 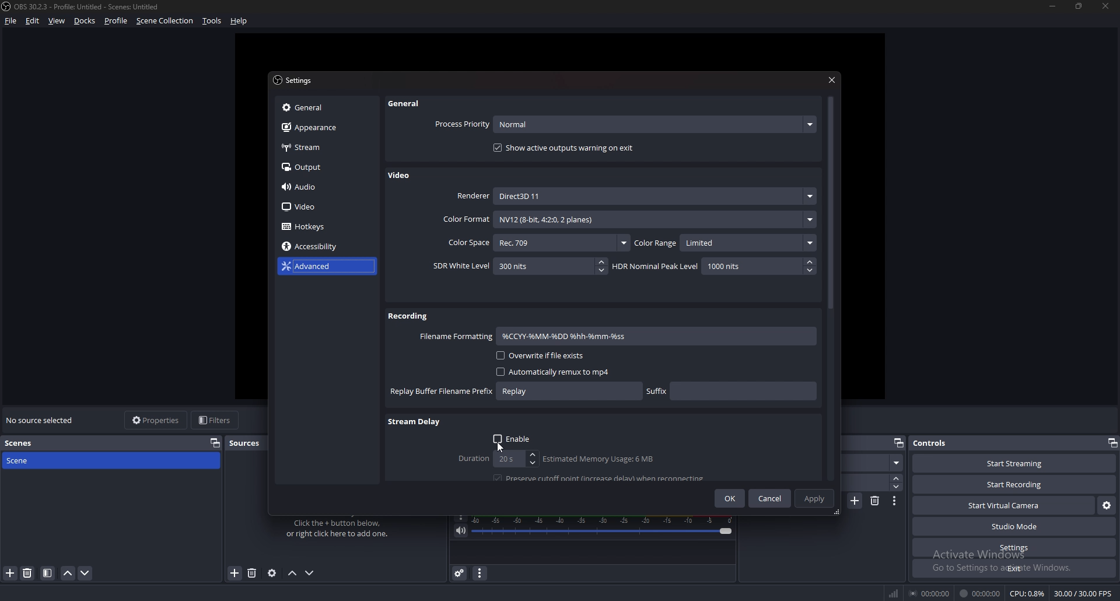 I want to click on scenes, so click(x=23, y=443).